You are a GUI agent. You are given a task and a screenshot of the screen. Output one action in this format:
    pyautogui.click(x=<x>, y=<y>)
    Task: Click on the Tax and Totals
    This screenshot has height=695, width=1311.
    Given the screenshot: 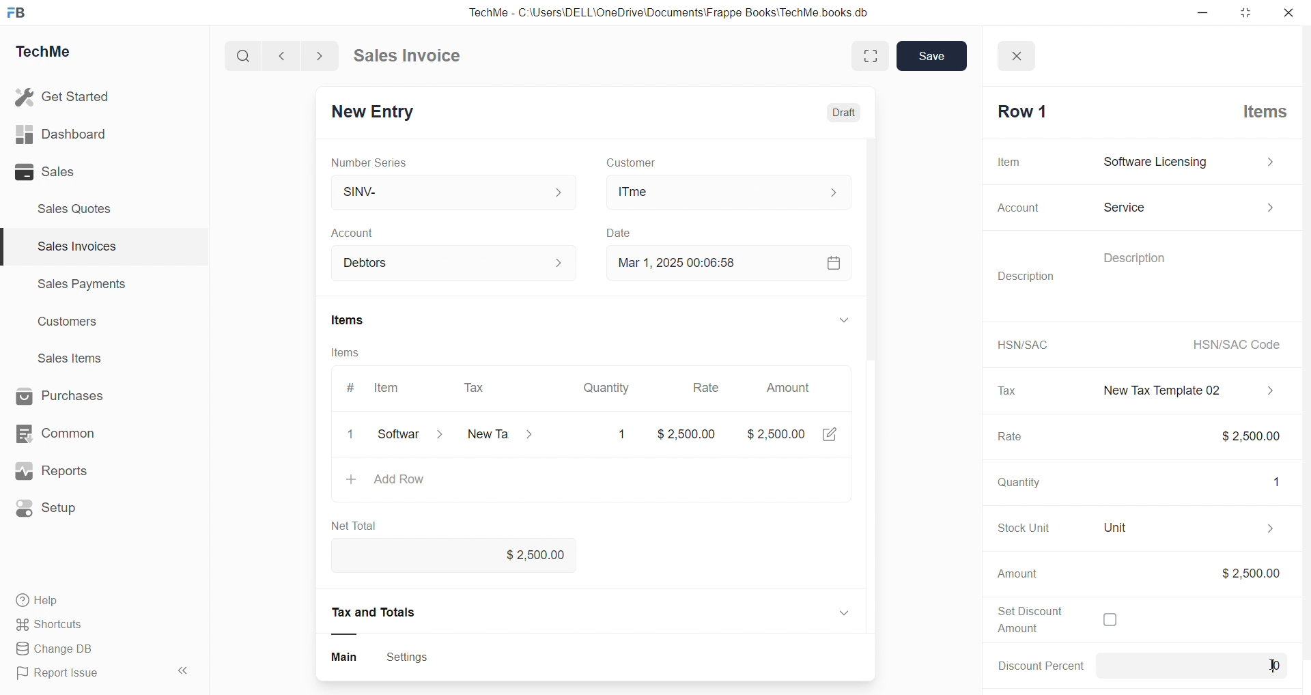 What is the action you would take?
    pyautogui.click(x=378, y=612)
    